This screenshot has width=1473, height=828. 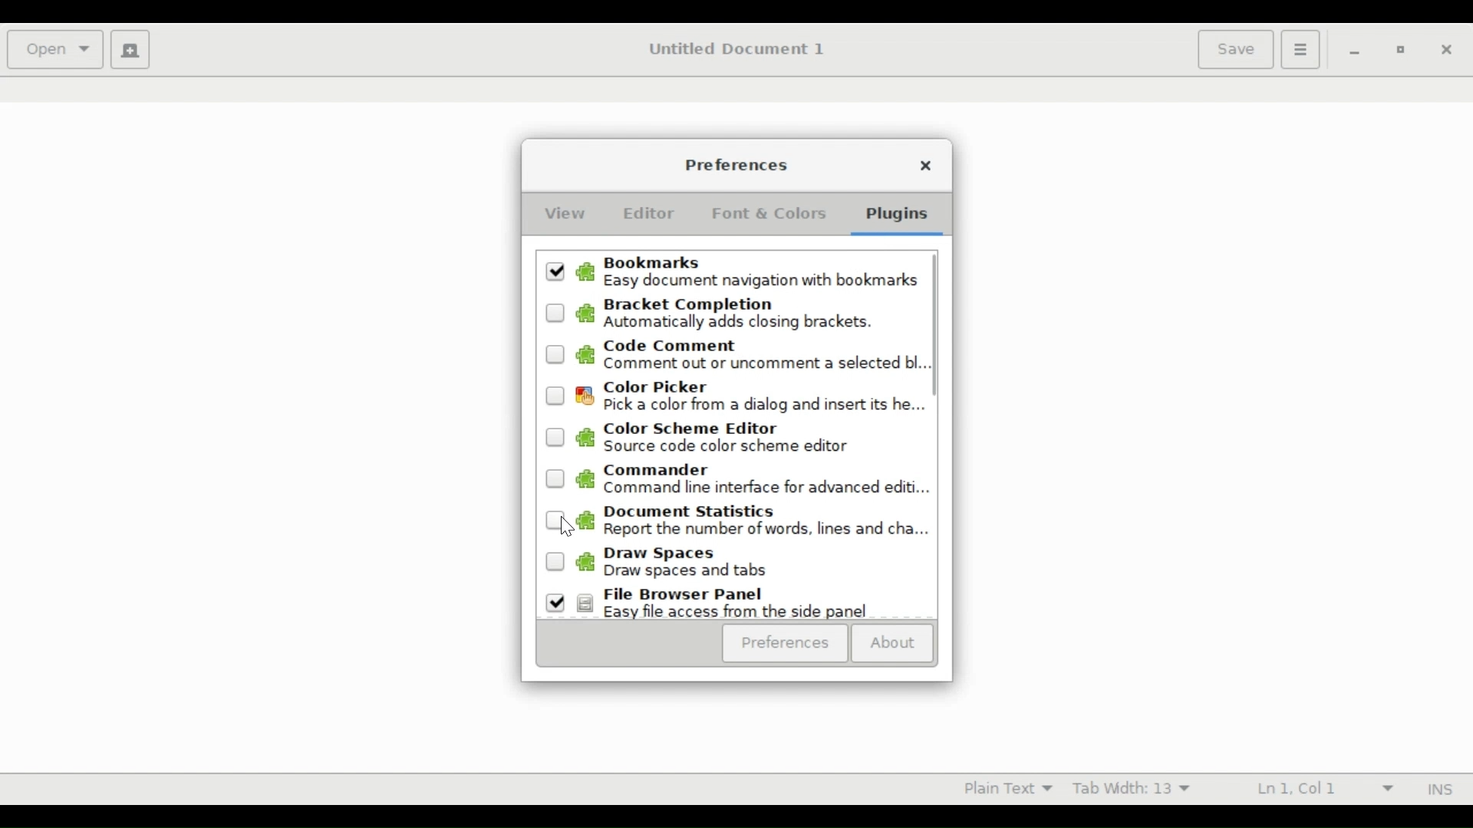 What do you see at coordinates (555, 356) in the screenshot?
I see `Unselected` at bounding box center [555, 356].